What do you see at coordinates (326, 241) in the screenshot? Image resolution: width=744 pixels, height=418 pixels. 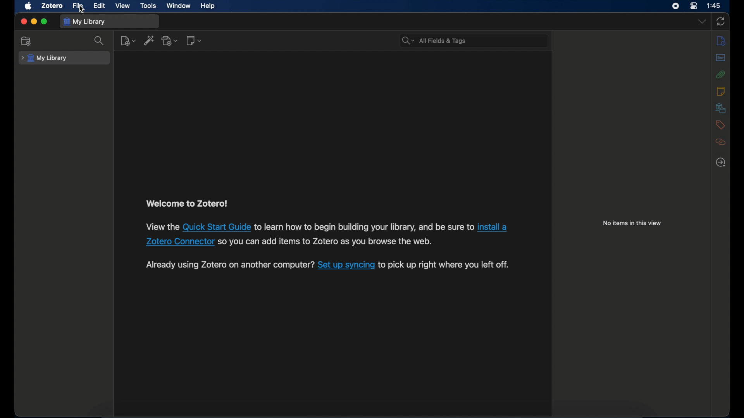 I see `or so you can add items to Zotero as you browse the web.` at bounding box center [326, 241].